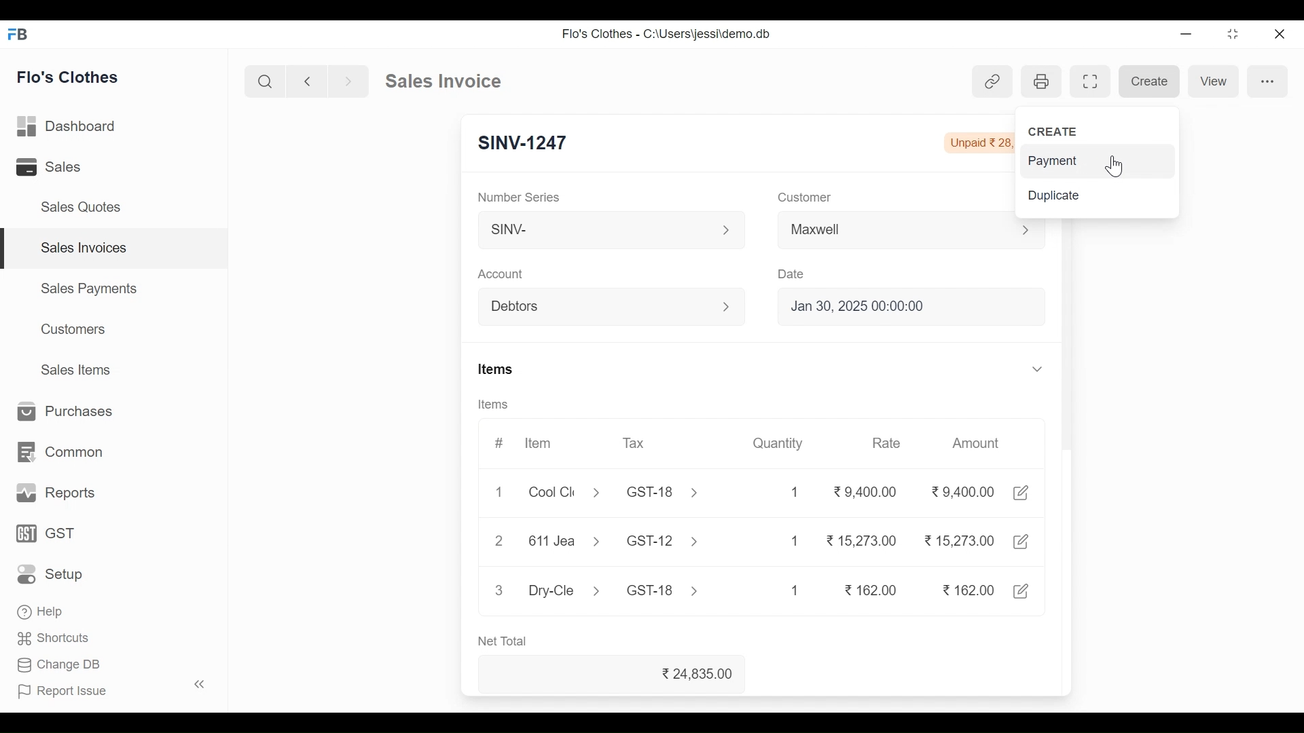 Image resolution: width=1304 pixels, height=733 pixels. I want to click on CREATE, so click(1054, 130).